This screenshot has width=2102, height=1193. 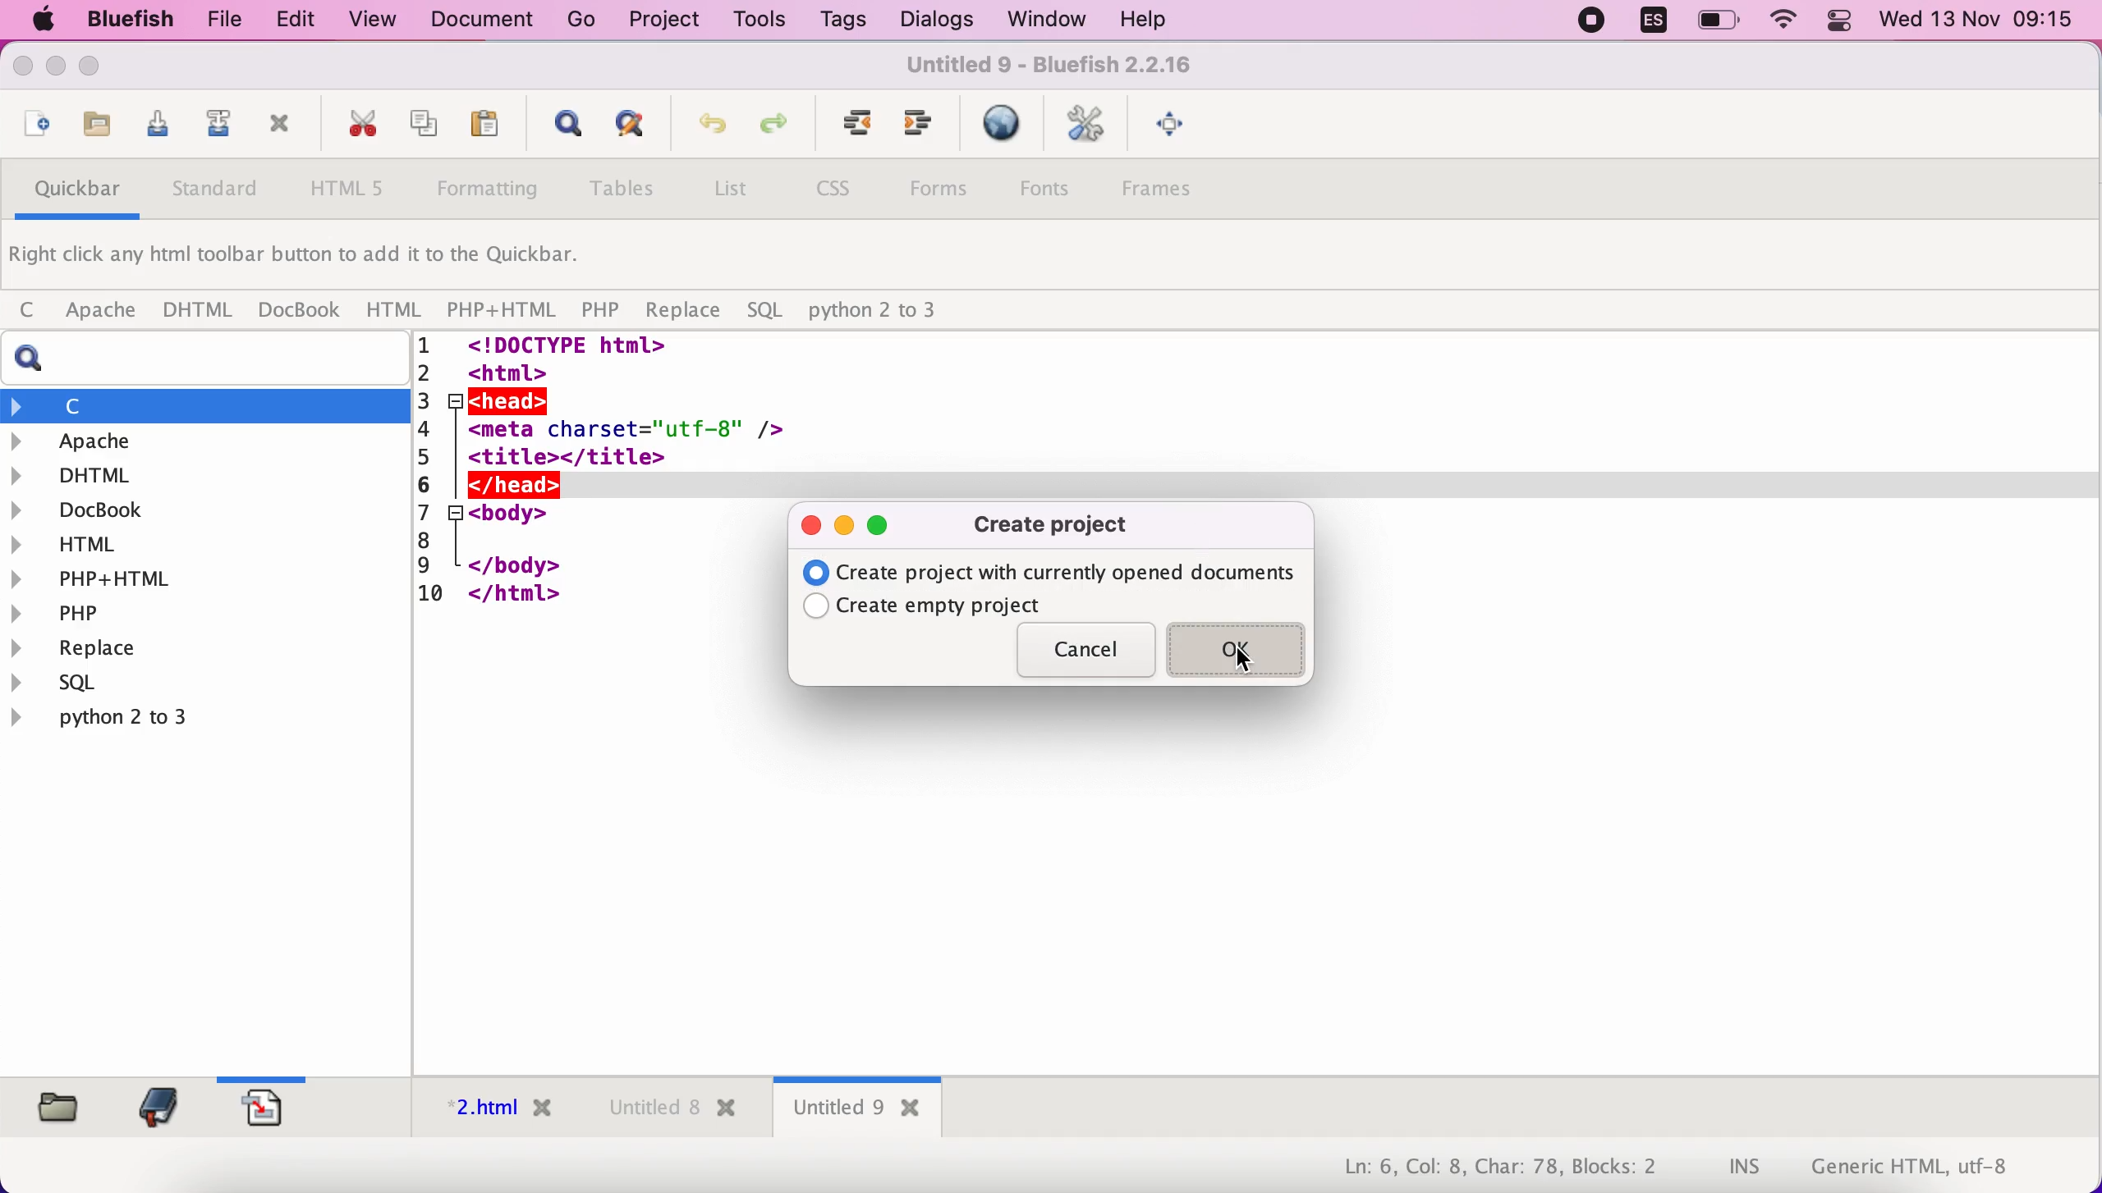 What do you see at coordinates (39, 21) in the screenshot?
I see `mac logo` at bounding box center [39, 21].